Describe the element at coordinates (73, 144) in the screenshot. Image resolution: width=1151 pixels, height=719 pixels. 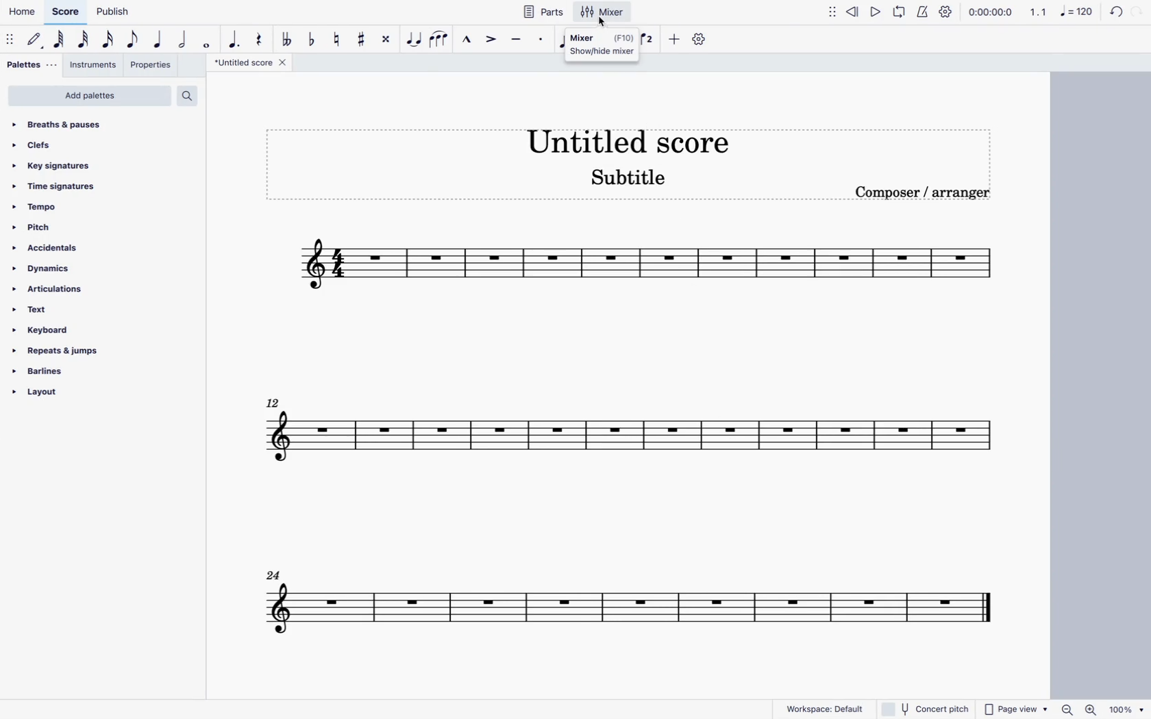
I see `clefs` at that location.